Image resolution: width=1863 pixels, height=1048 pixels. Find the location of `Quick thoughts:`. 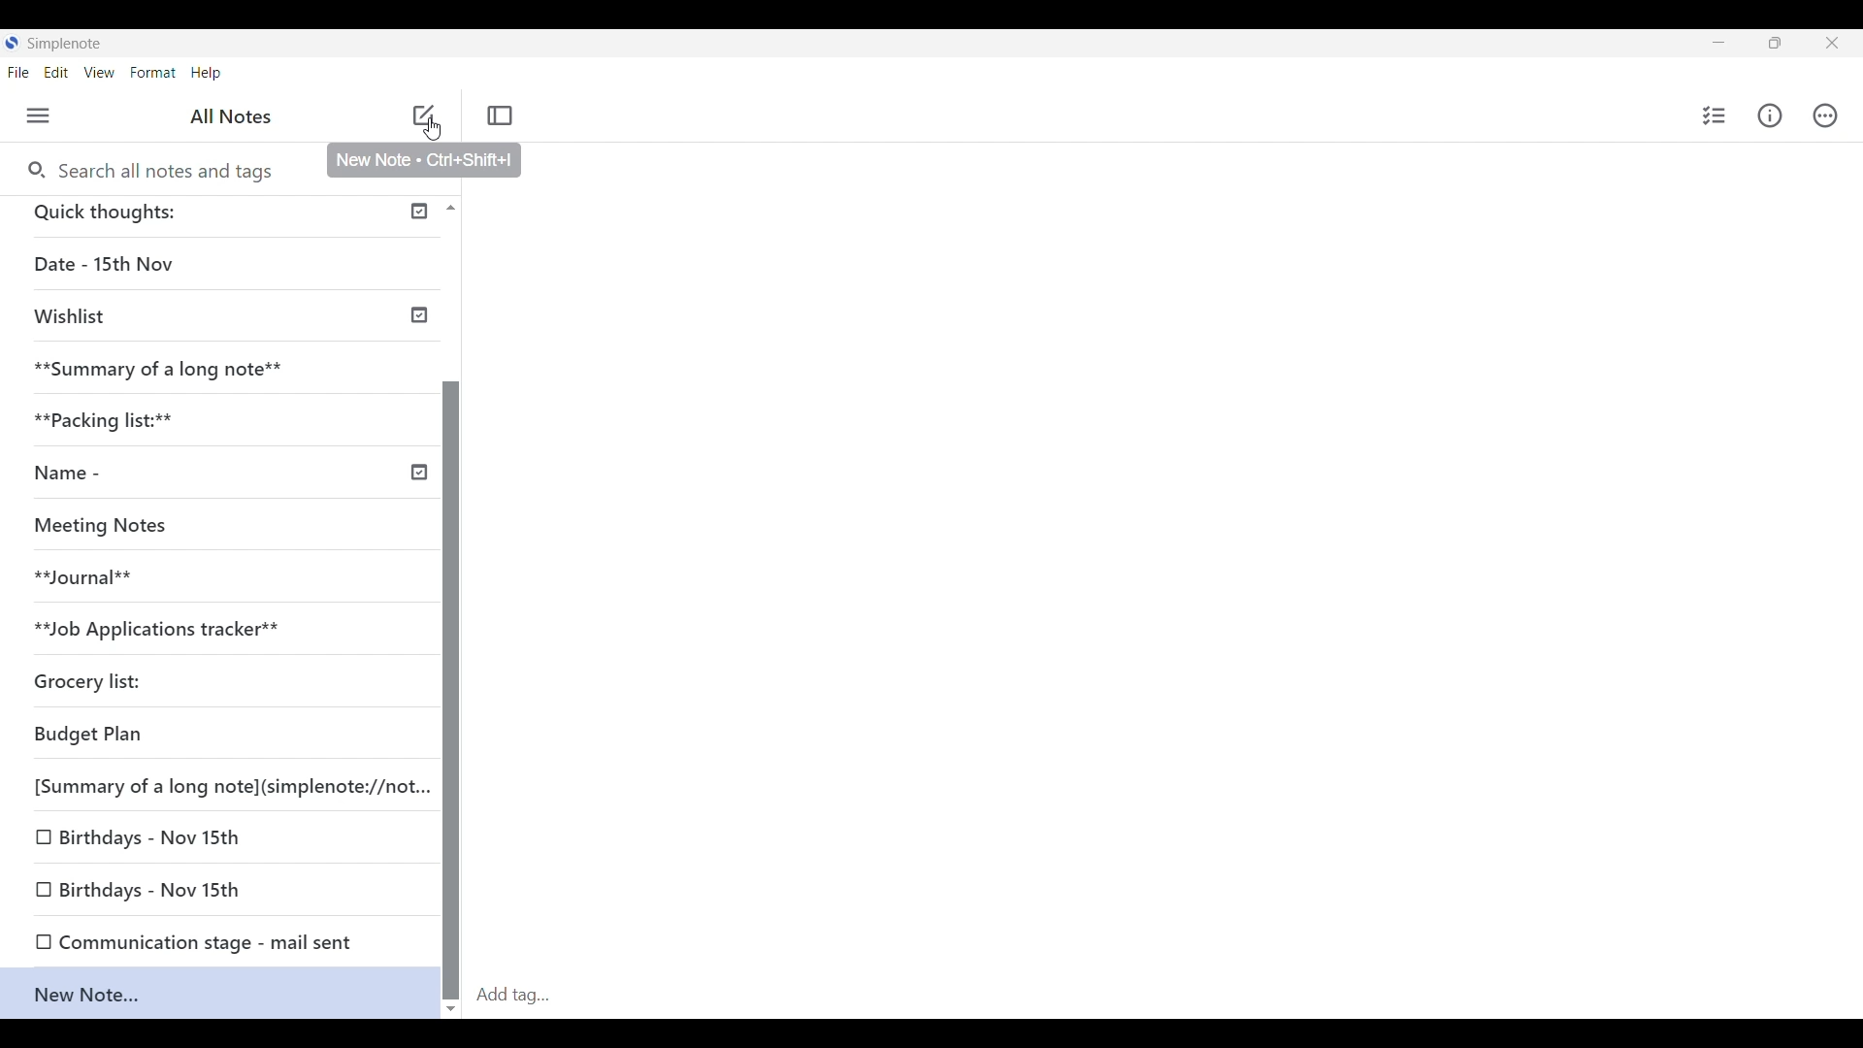

Quick thoughts: is located at coordinates (226, 213).